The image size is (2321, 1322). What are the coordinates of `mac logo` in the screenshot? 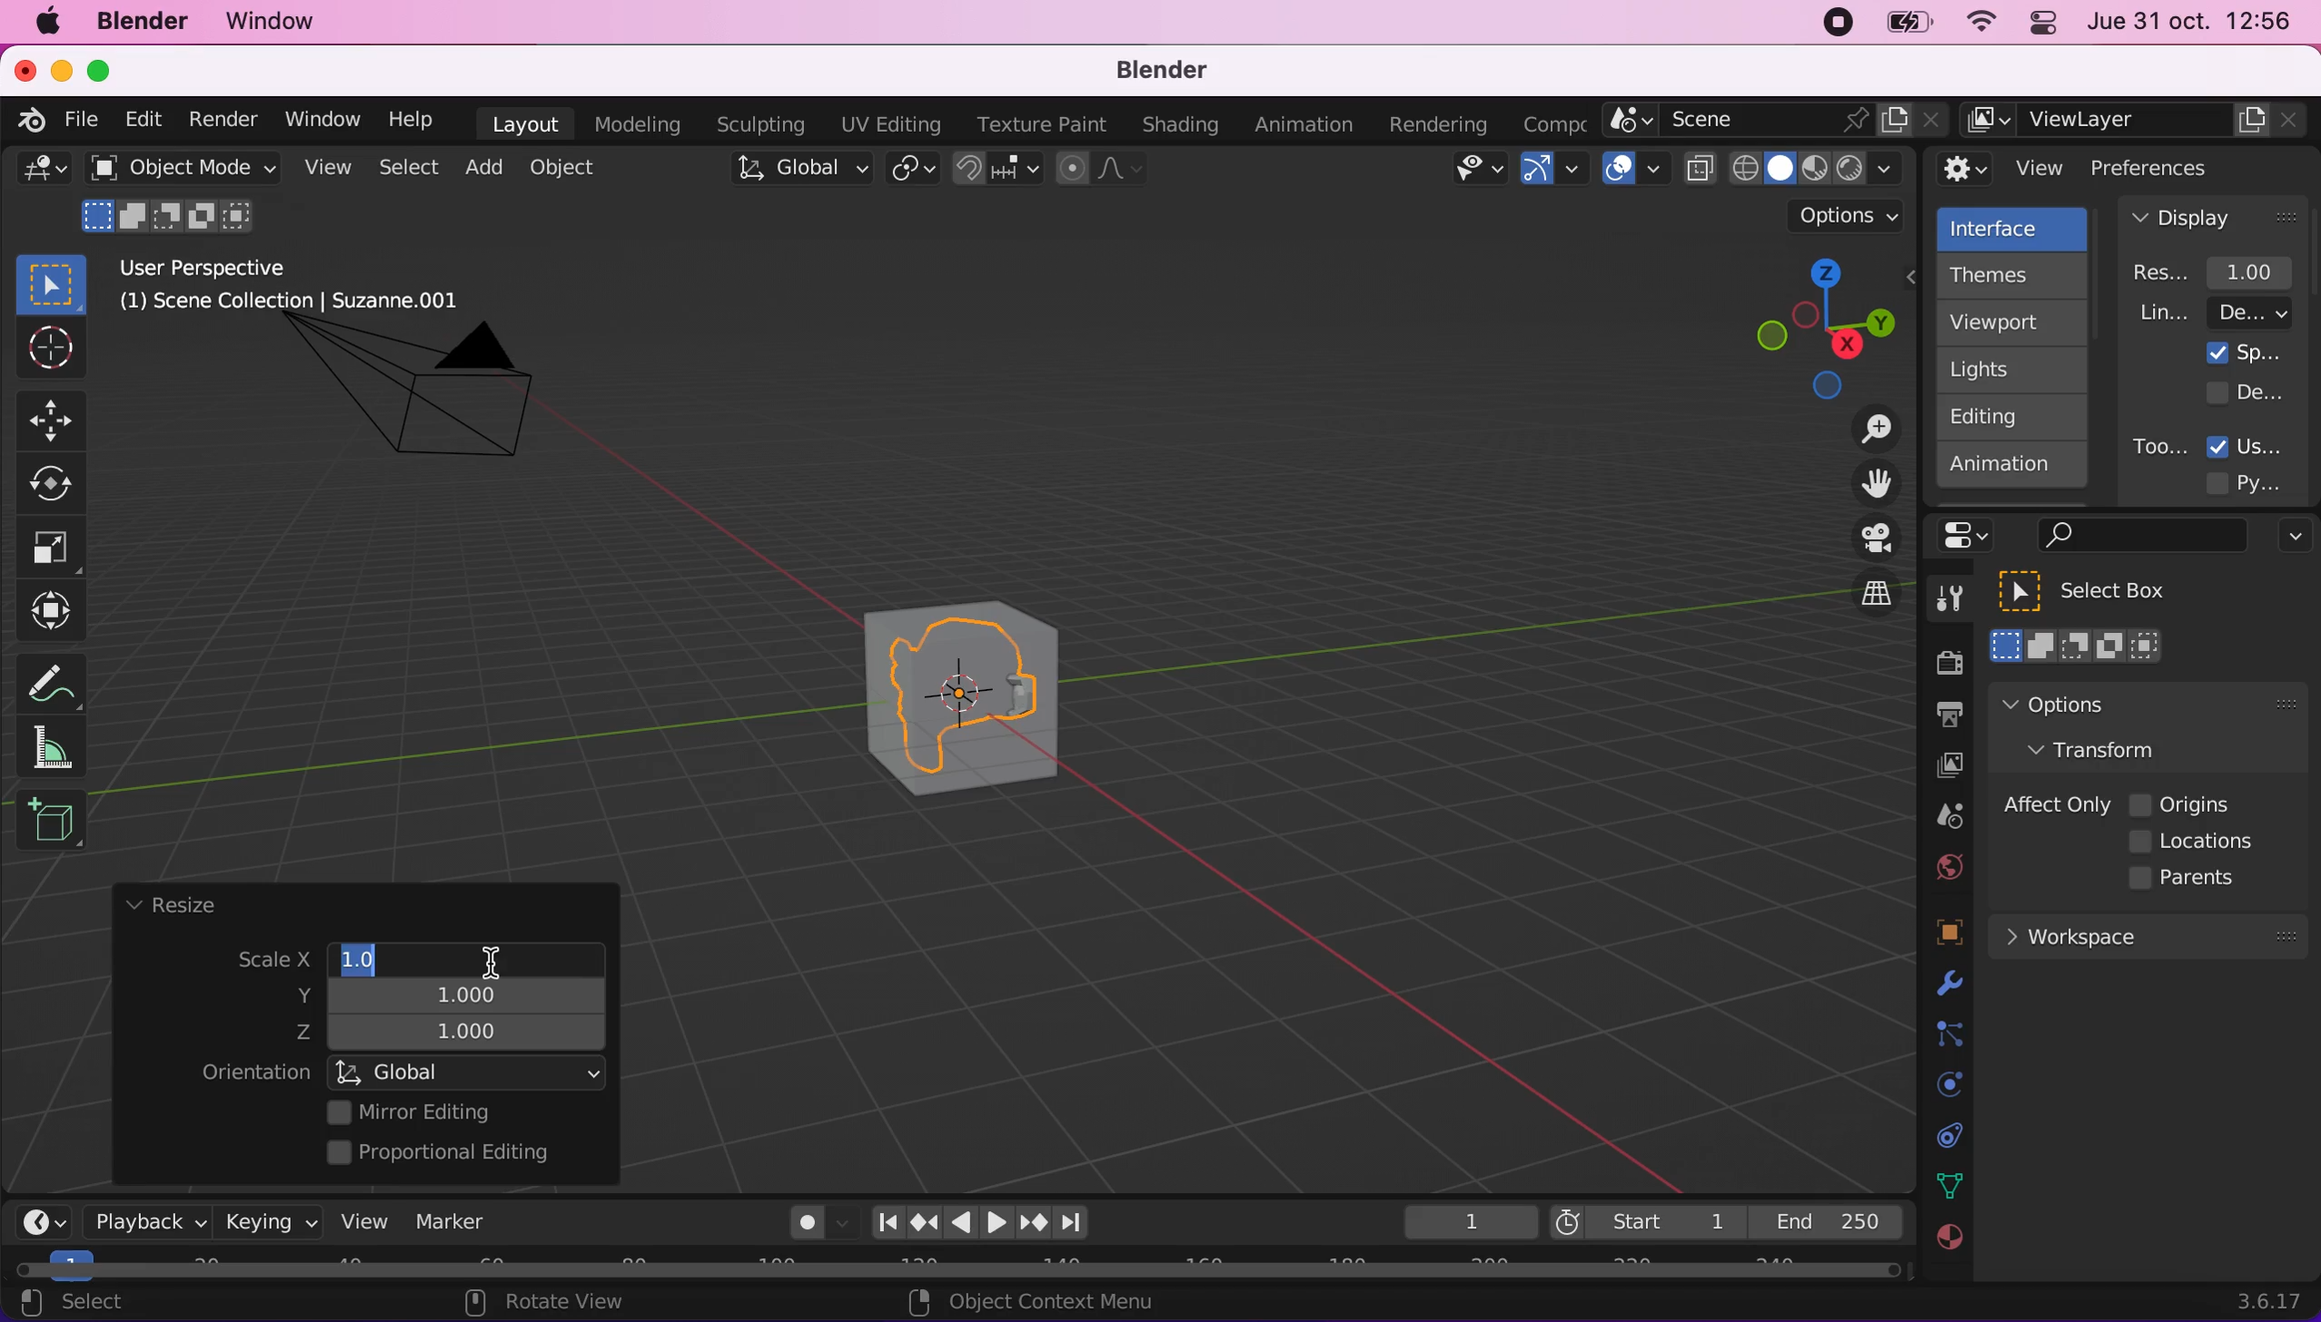 It's located at (46, 24).